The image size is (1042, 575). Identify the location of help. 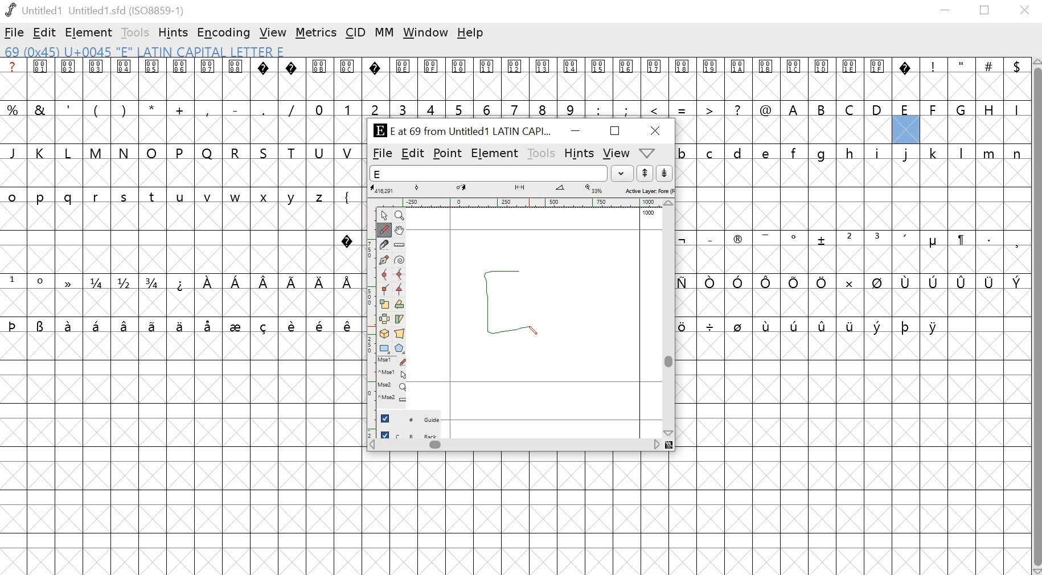
(470, 33).